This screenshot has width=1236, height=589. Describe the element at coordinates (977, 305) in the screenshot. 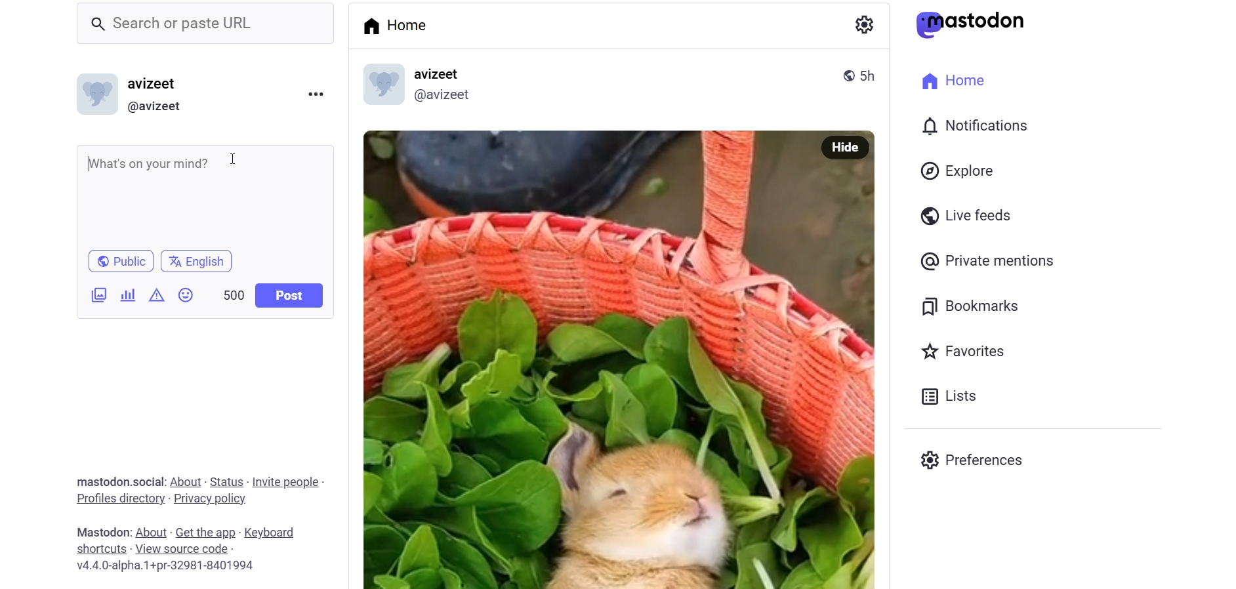

I see `bookmark` at that location.